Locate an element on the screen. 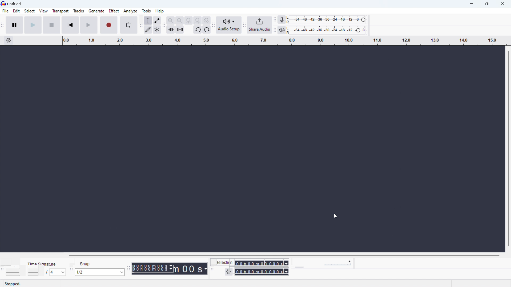  vertical scrollbar is located at coordinates (509, 148).